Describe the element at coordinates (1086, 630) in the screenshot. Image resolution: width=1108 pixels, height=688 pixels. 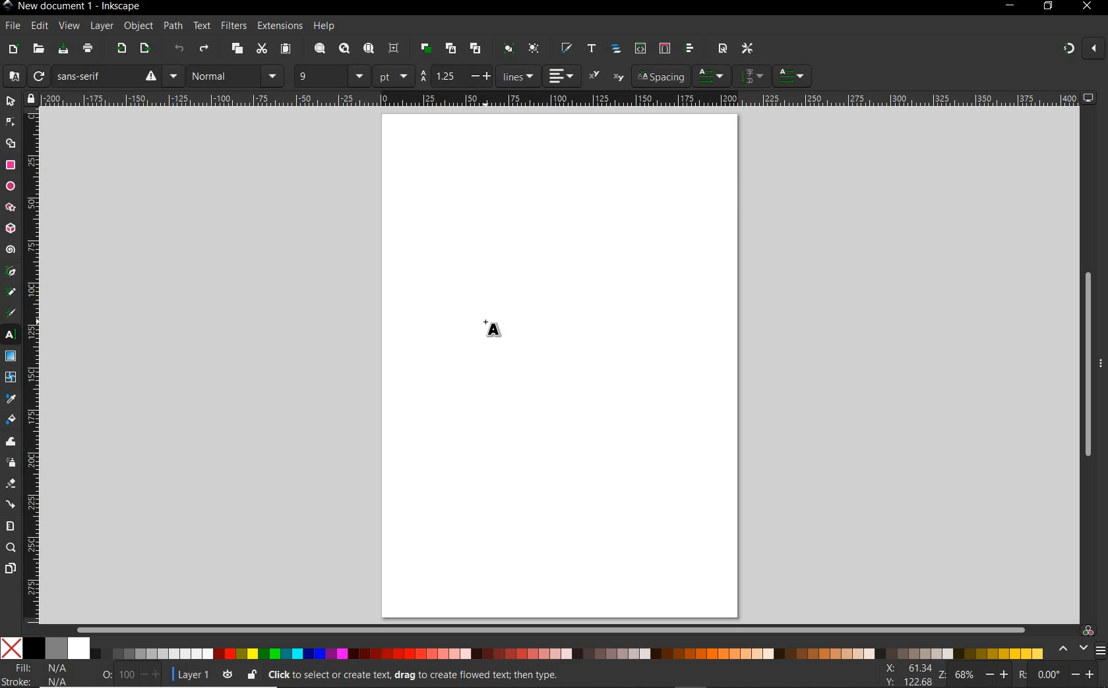
I see `color managed mode` at that location.